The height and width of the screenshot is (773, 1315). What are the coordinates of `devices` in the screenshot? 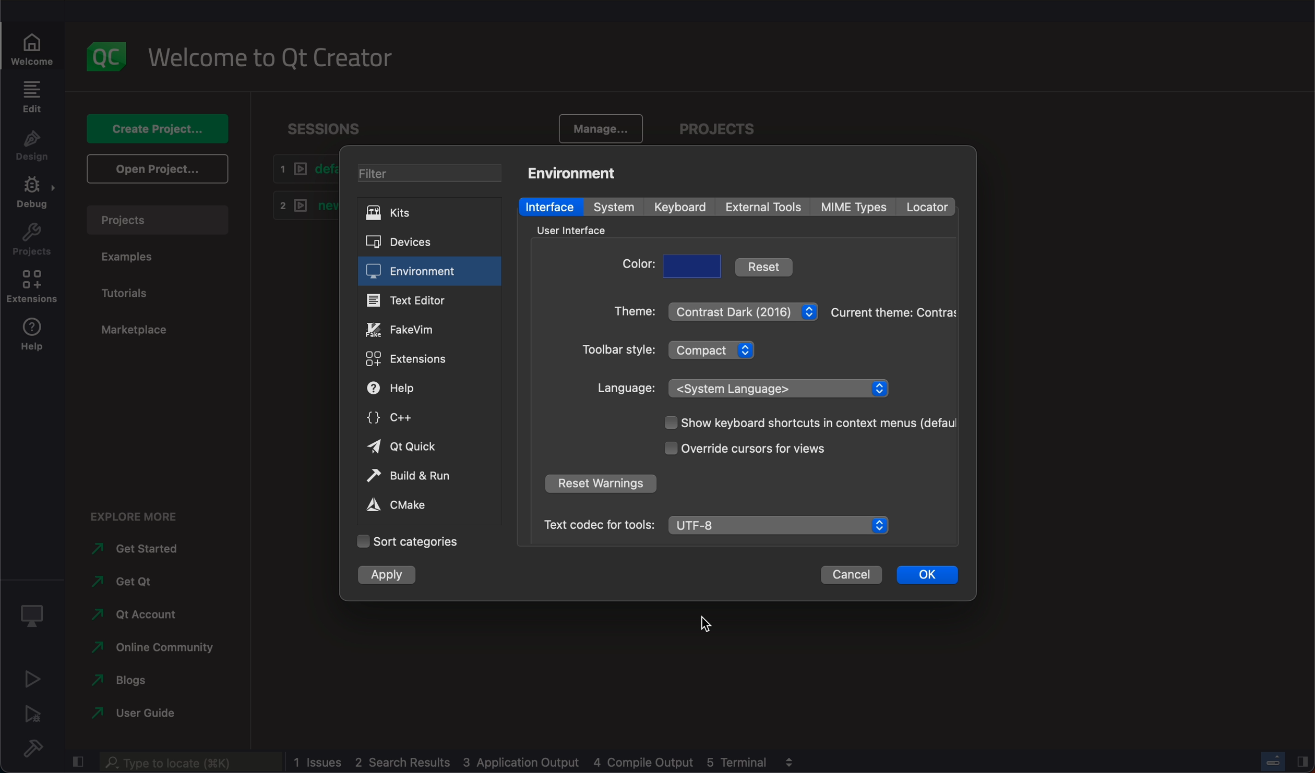 It's located at (419, 240).